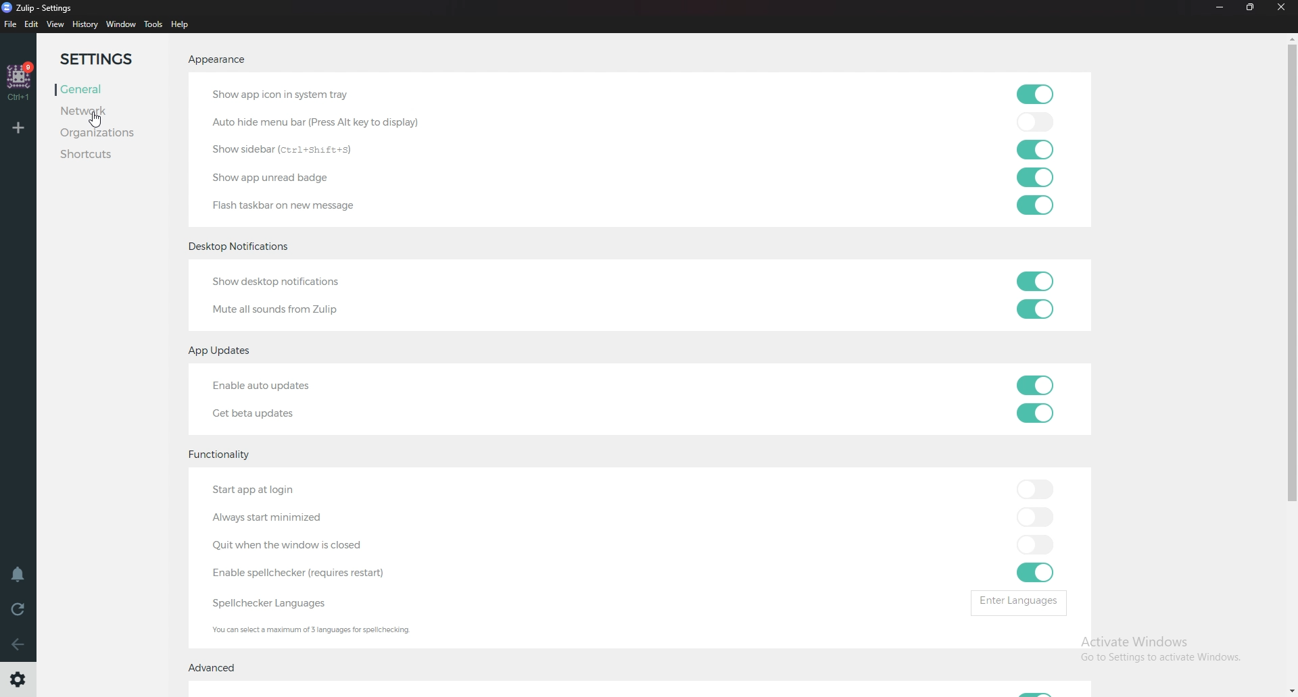  Describe the element at coordinates (1035, 121) in the screenshot. I see `toggle` at that location.